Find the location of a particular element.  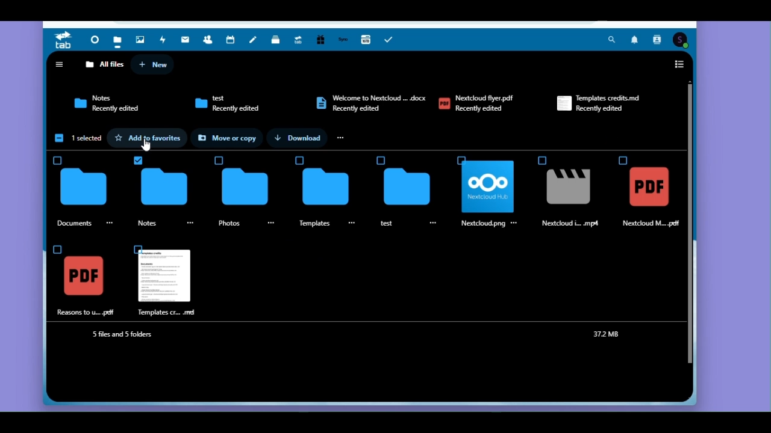

Templates cr... .md is located at coordinates (172, 312).